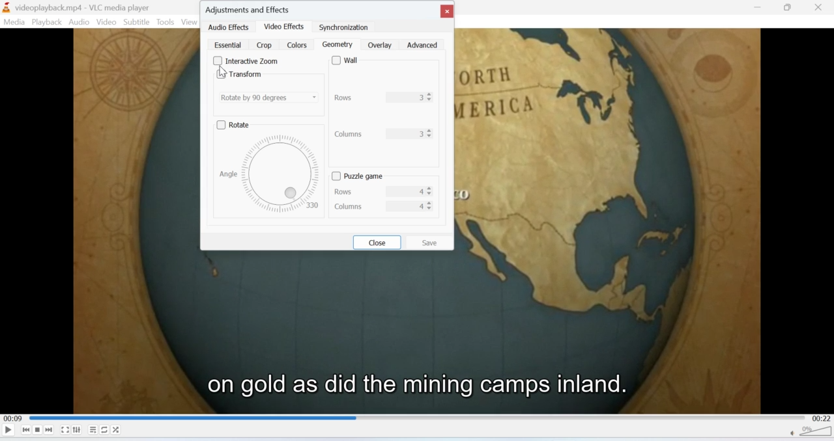 This screenshot has width=834, height=441. I want to click on wall, so click(347, 61).